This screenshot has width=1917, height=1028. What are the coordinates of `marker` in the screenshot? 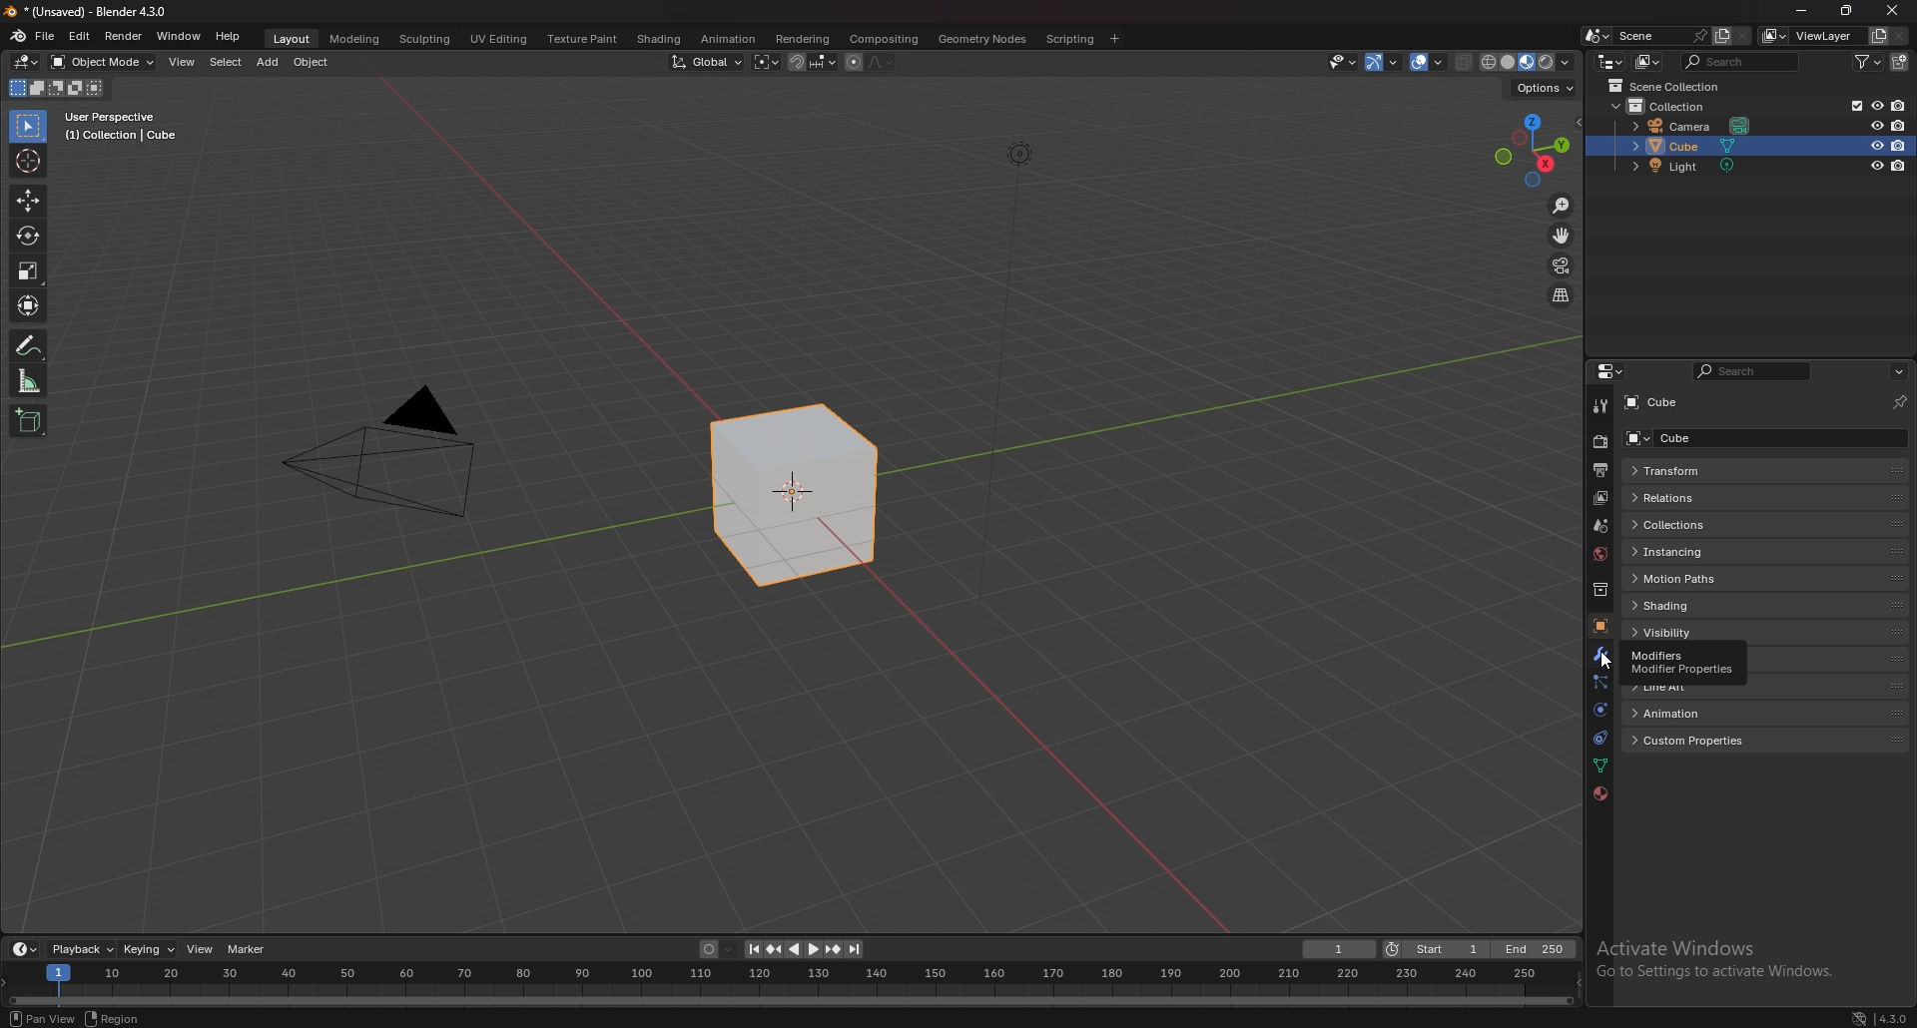 It's located at (249, 950).